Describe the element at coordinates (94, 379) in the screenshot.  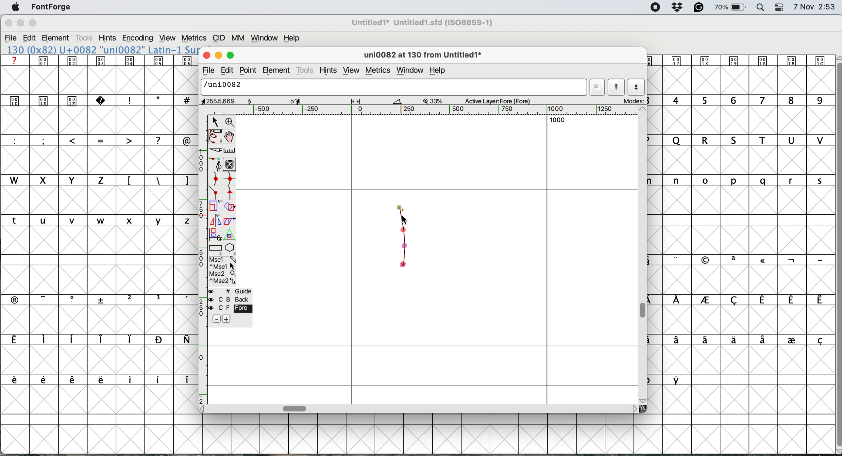
I see `special characters` at that location.